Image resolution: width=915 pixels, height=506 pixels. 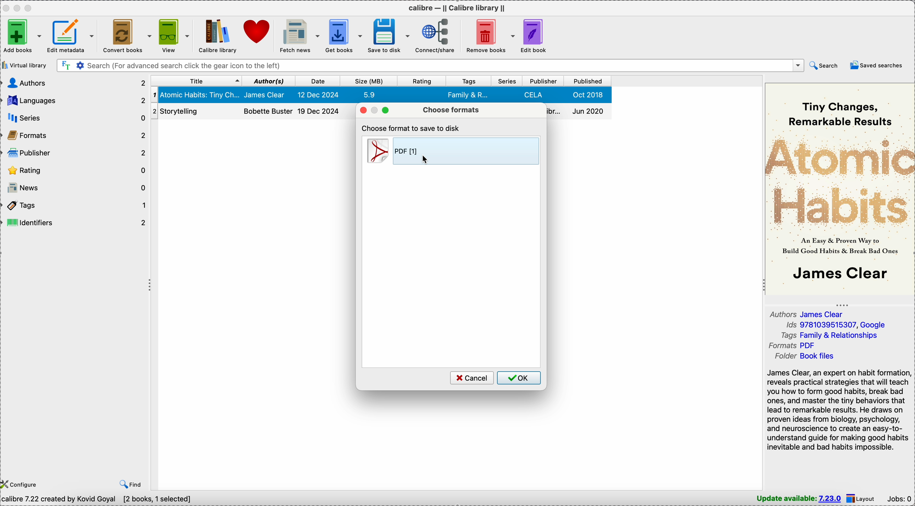 I want to click on Jun 2020, so click(x=580, y=111).